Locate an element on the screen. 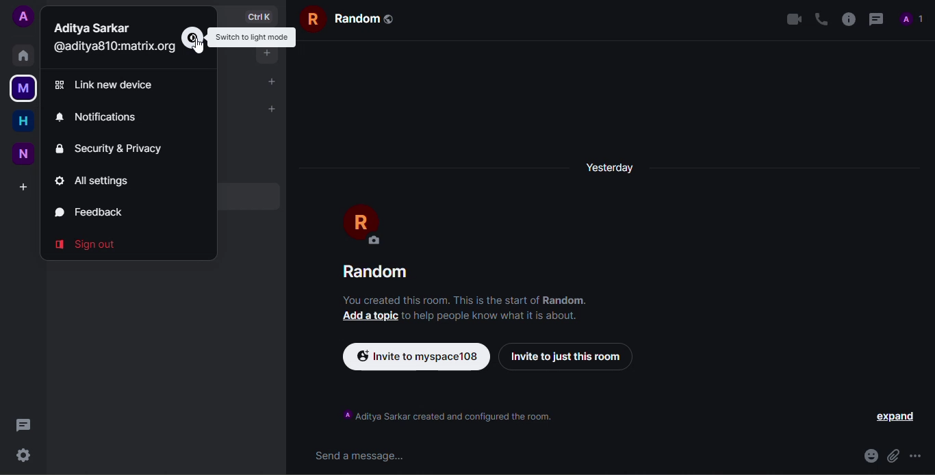 The height and width of the screenshot is (475, 935). security is located at coordinates (116, 148).